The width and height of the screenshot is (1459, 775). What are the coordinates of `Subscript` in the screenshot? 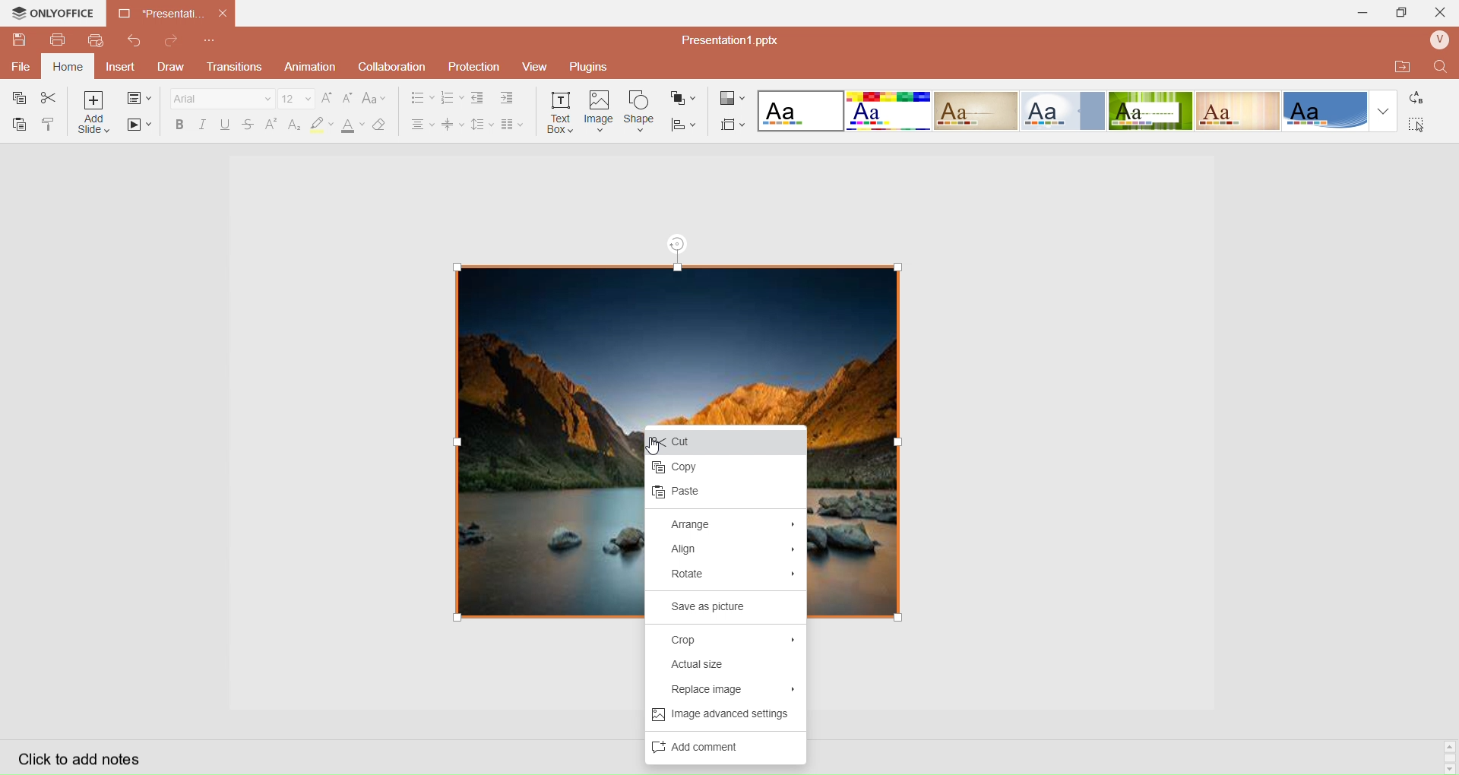 It's located at (296, 125).